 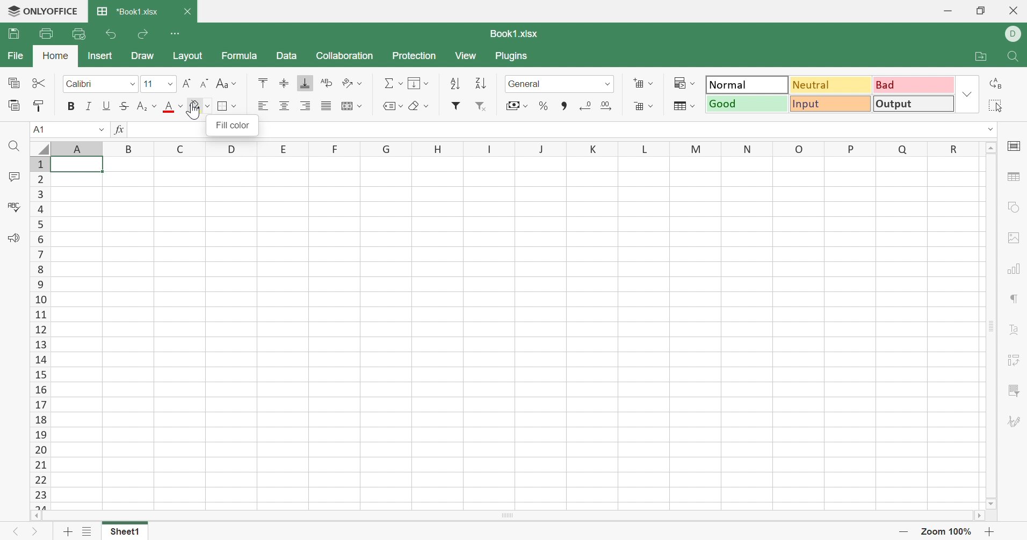 What do you see at coordinates (559, 83) in the screenshot?
I see `General` at bounding box center [559, 83].